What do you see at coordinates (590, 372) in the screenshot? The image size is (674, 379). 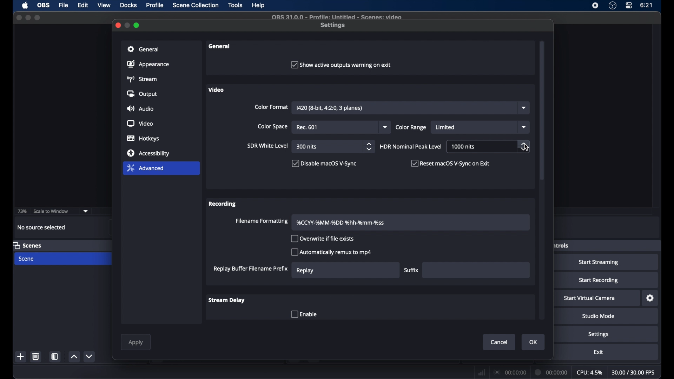 I see `cpu` at bounding box center [590, 372].